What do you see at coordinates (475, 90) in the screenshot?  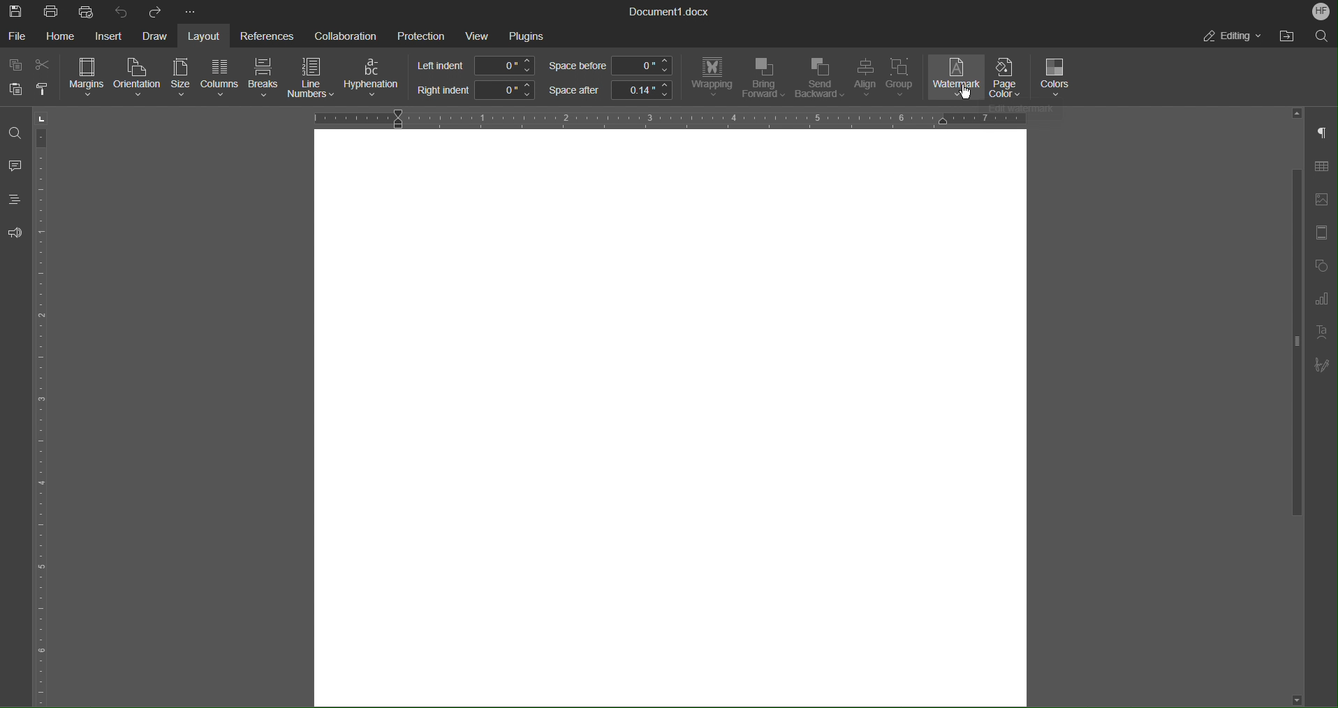 I see `Right indent` at bounding box center [475, 90].